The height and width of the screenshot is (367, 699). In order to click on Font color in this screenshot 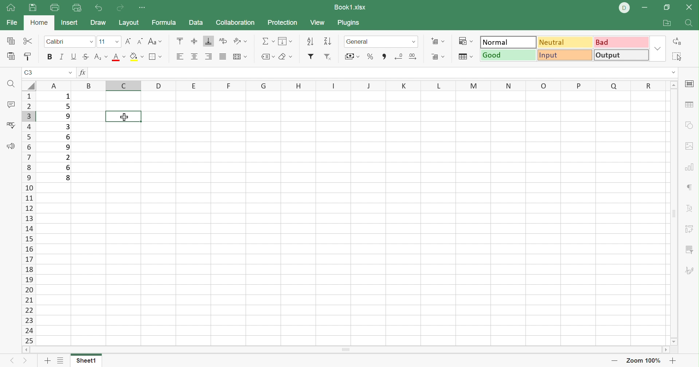, I will do `click(119, 59)`.